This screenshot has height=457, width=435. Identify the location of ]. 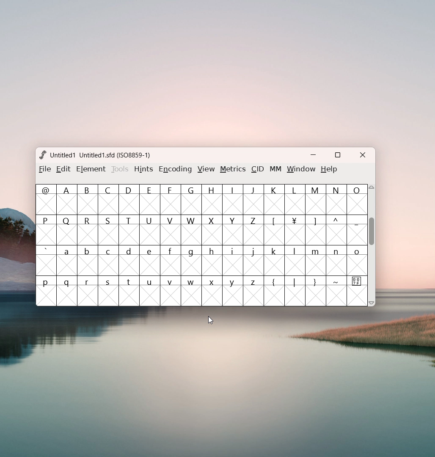
(317, 230).